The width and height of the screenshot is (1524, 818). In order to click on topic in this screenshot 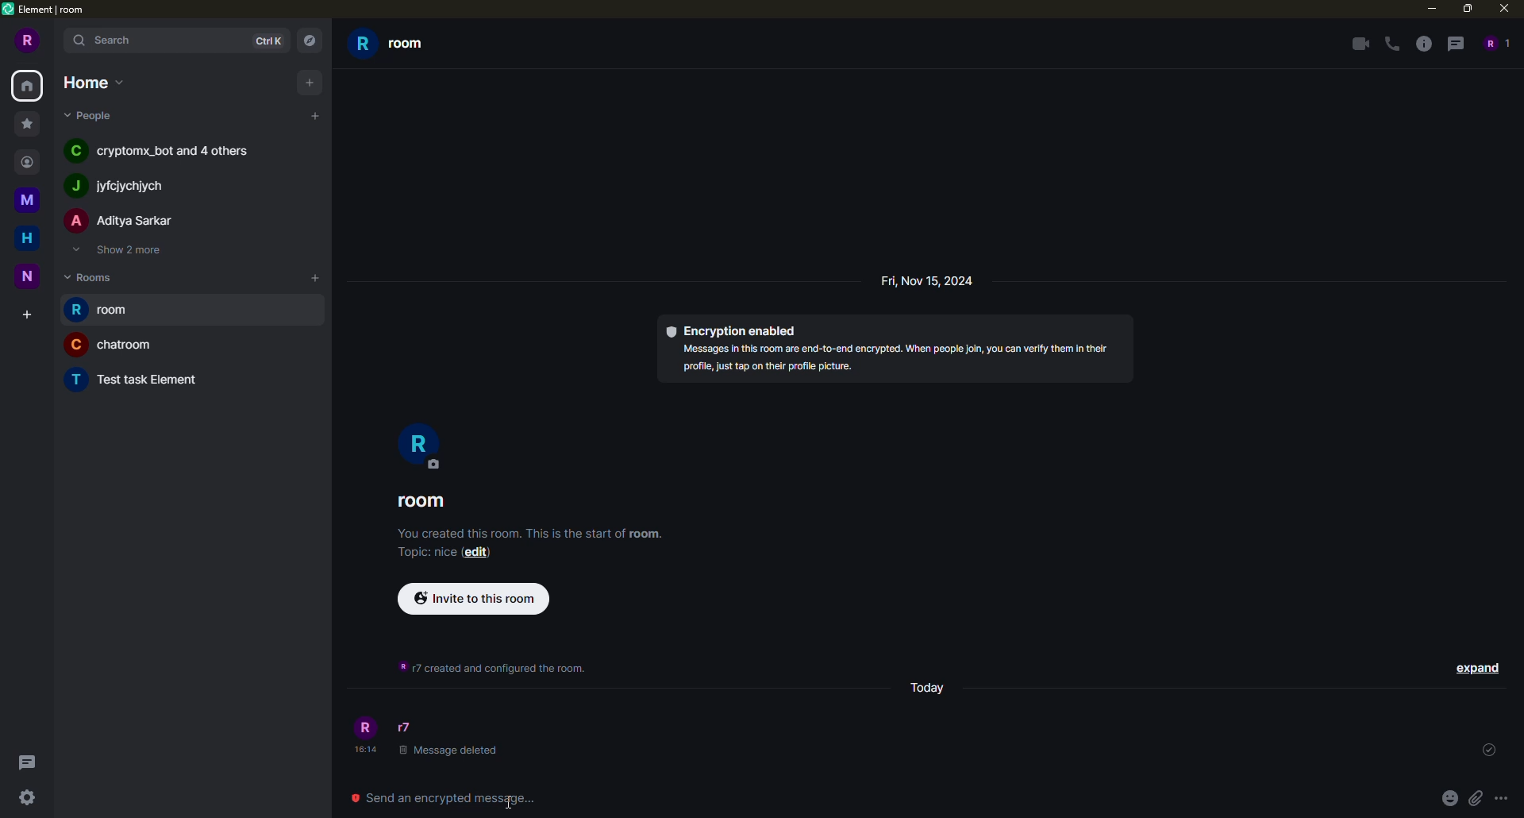, I will do `click(425, 552)`.